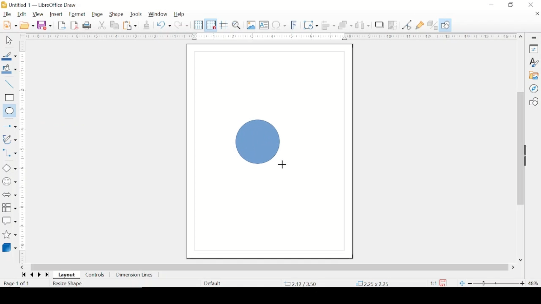 The width and height of the screenshot is (541, 304). Describe the element at coordinates (9, 220) in the screenshot. I see `callout shapes` at that location.